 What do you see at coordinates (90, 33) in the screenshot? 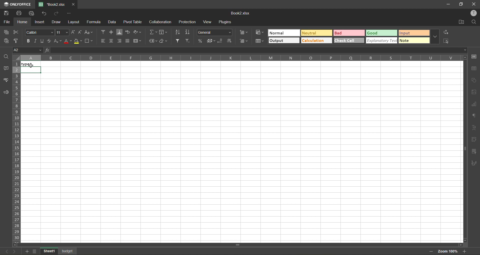
I see `change case` at bounding box center [90, 33].